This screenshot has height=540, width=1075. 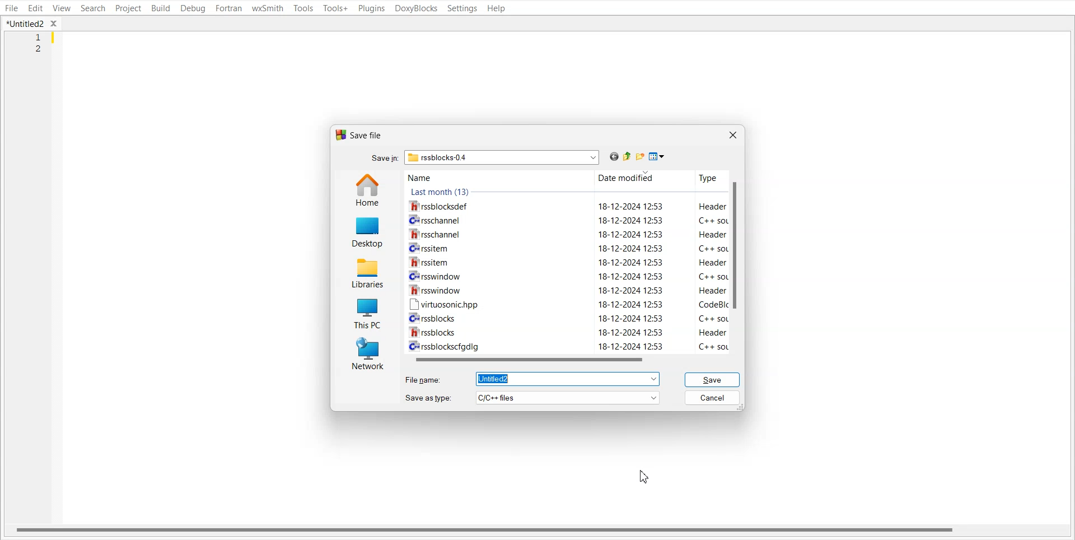 I want to click on Go Back to last file, so click(x=614, y=156).